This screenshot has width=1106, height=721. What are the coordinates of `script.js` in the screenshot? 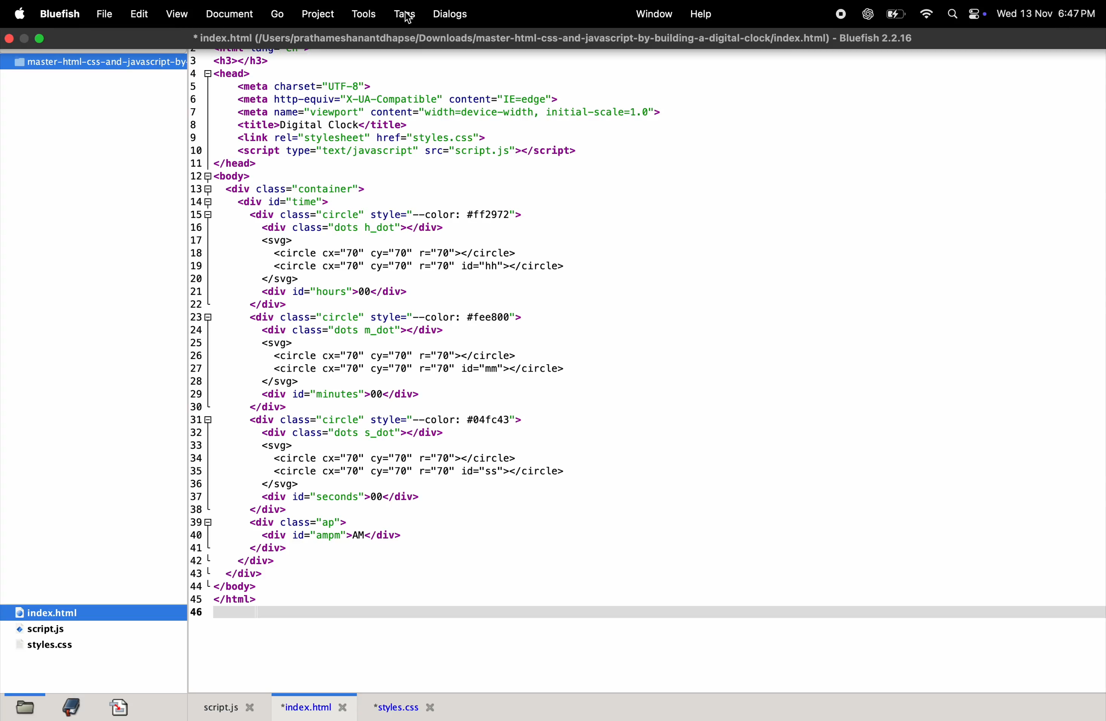 It's located at (63, 630).